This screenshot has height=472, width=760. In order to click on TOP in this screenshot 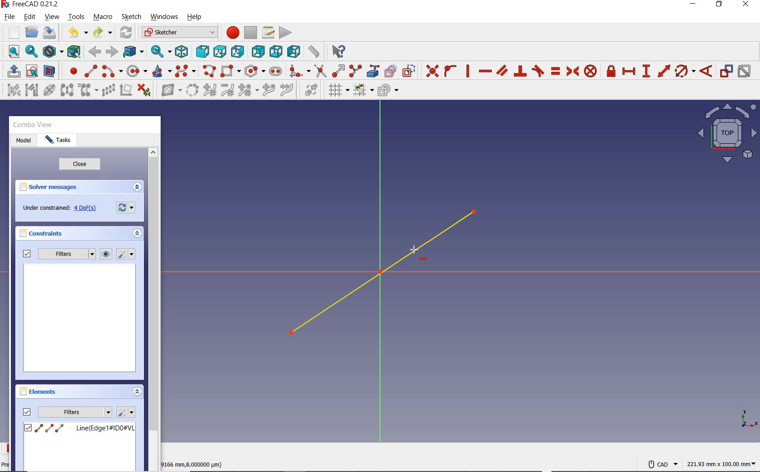, I will do `click(220, 50)`.